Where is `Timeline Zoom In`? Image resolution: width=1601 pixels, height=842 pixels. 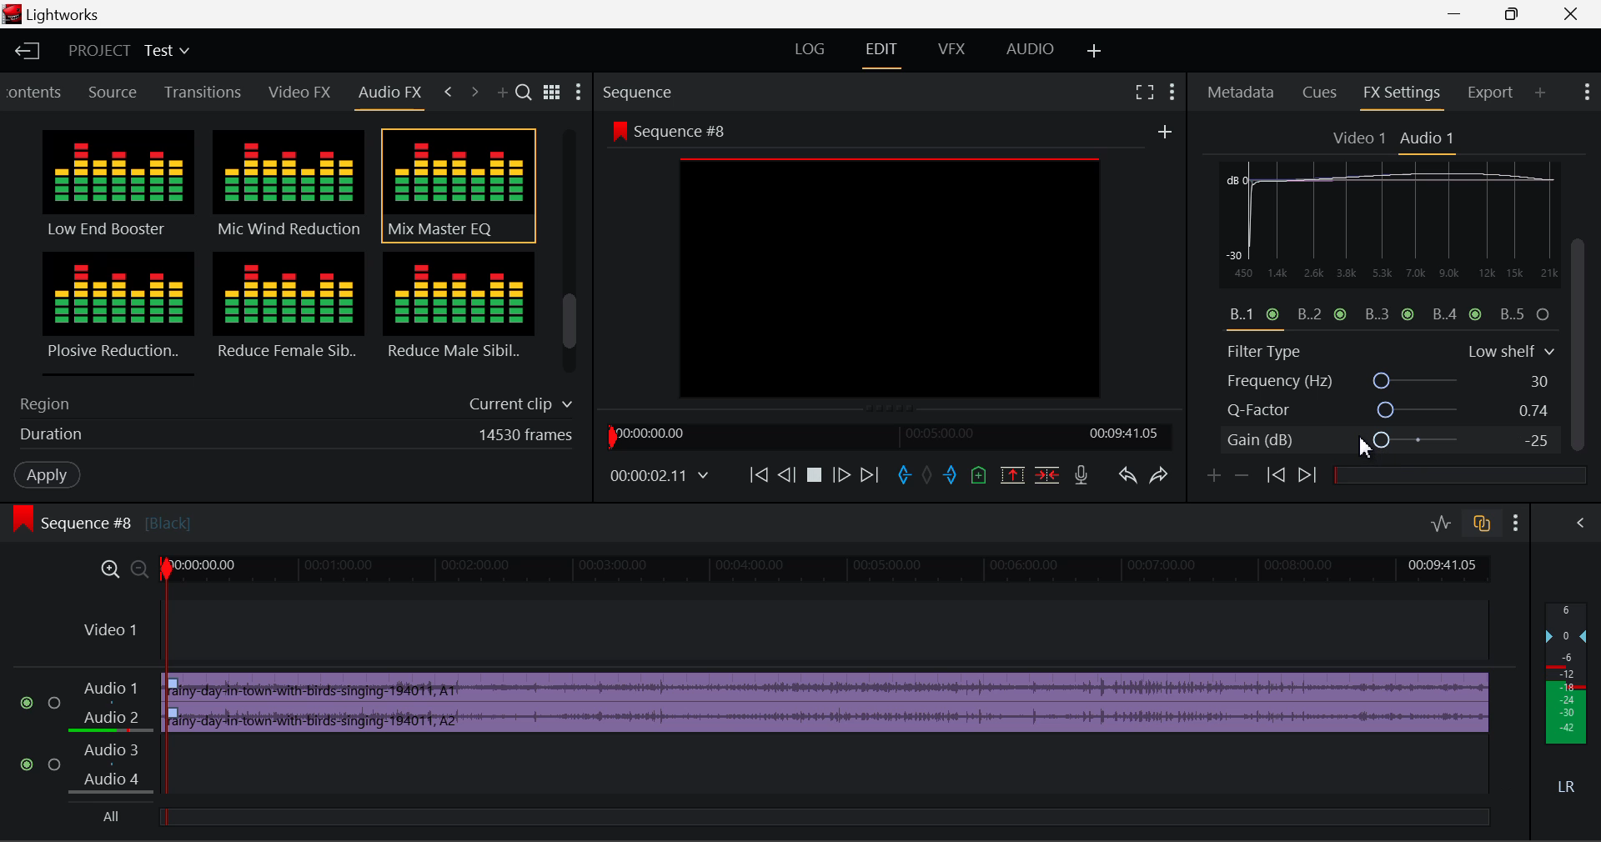 Timeline Zoom In is located at coordinates (112, 570).